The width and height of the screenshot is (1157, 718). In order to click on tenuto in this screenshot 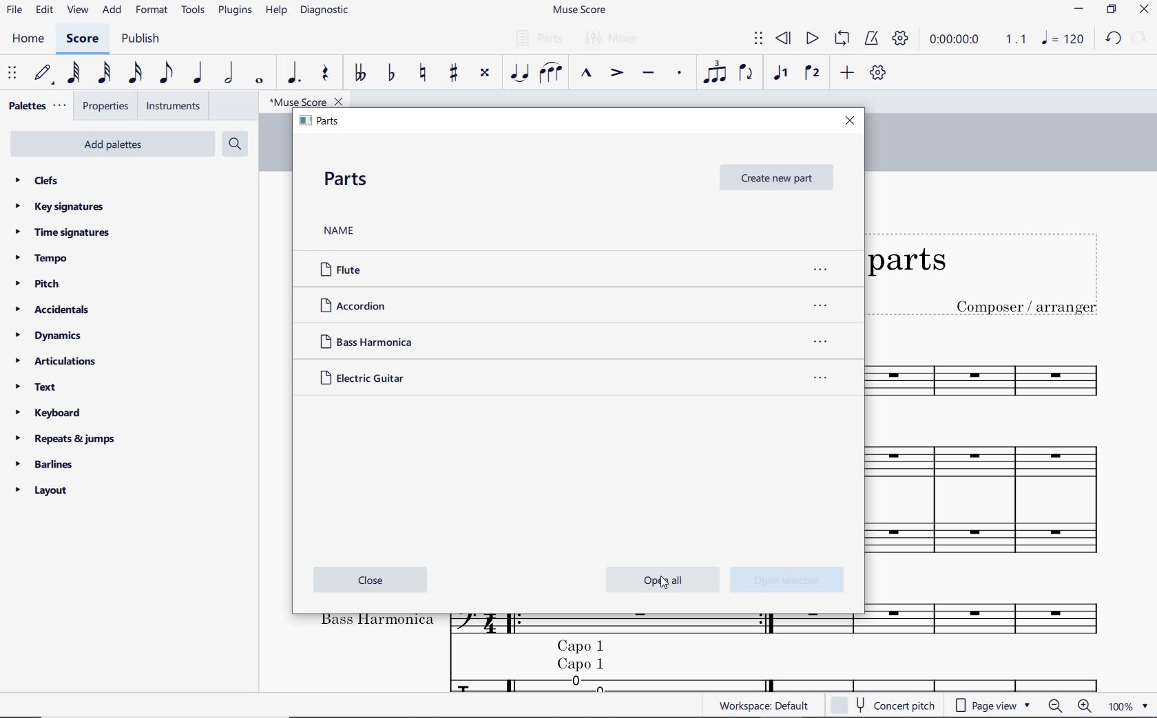, I will do `click(648, 74)`.